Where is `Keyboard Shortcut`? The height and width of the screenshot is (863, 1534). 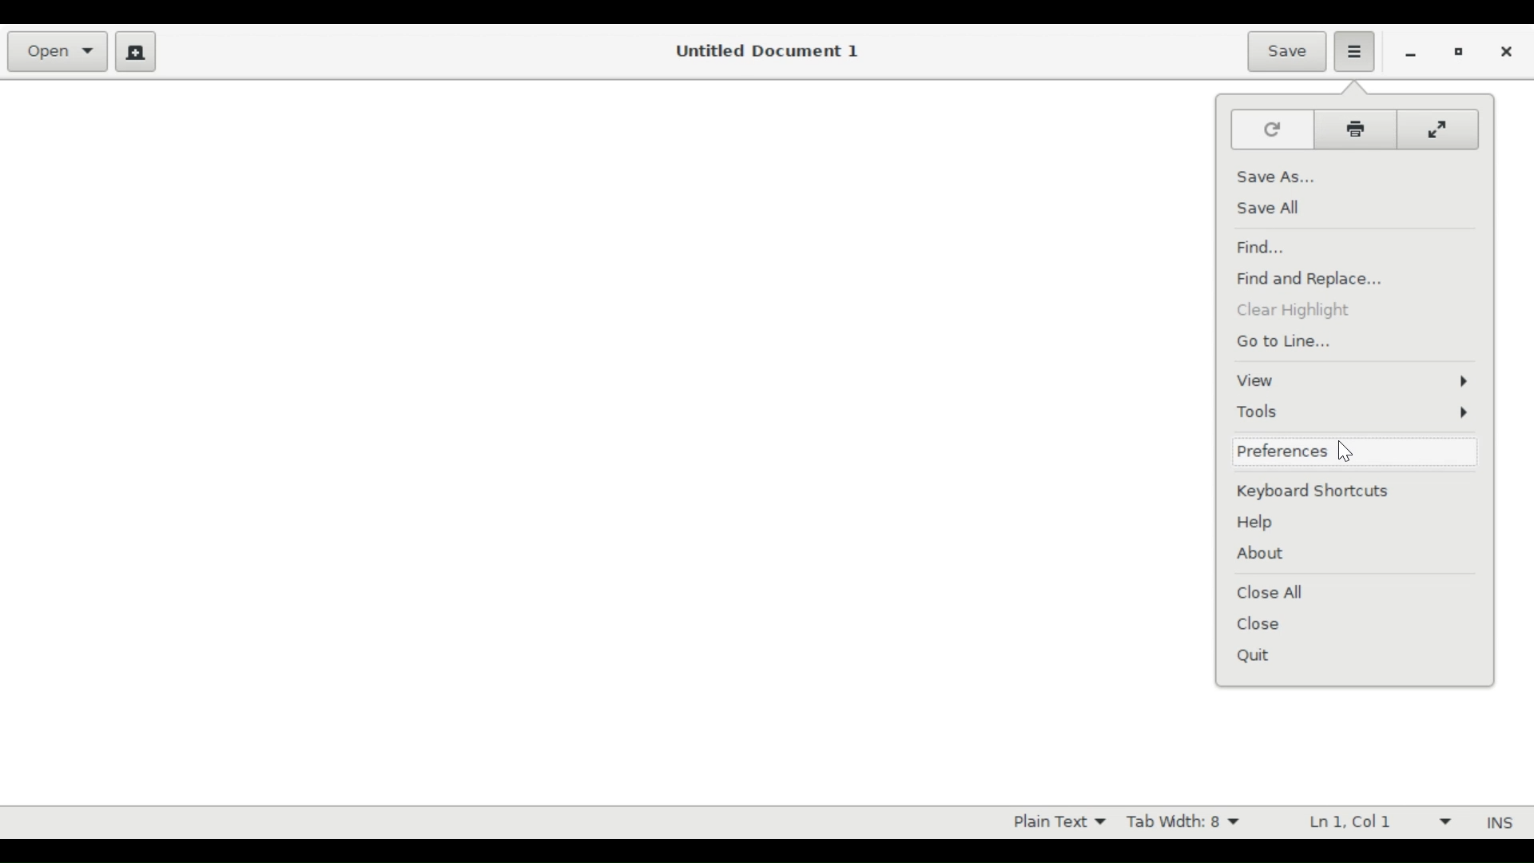 Keyboard Shortcut is located at coordinates (1316, 491).